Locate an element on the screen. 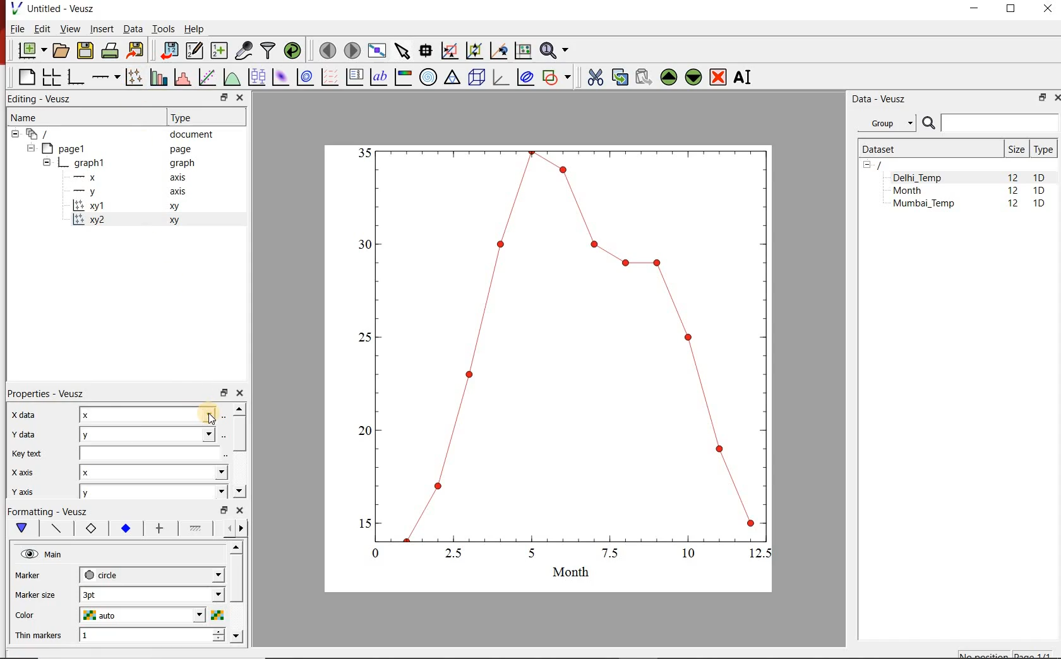  x-data is located at coordinates (27, 415).